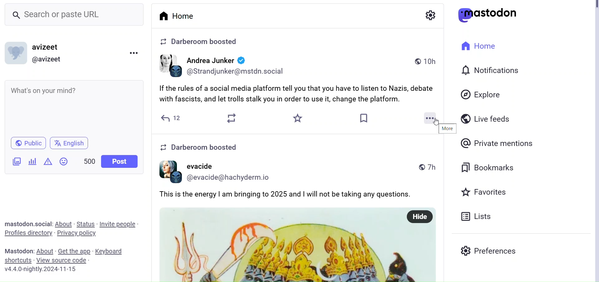 The width and height of the screenshot is (599, 282). What do you see at coordinates (45, 251) in the screenshot?
I see `About` at bounding box center [45, 251].